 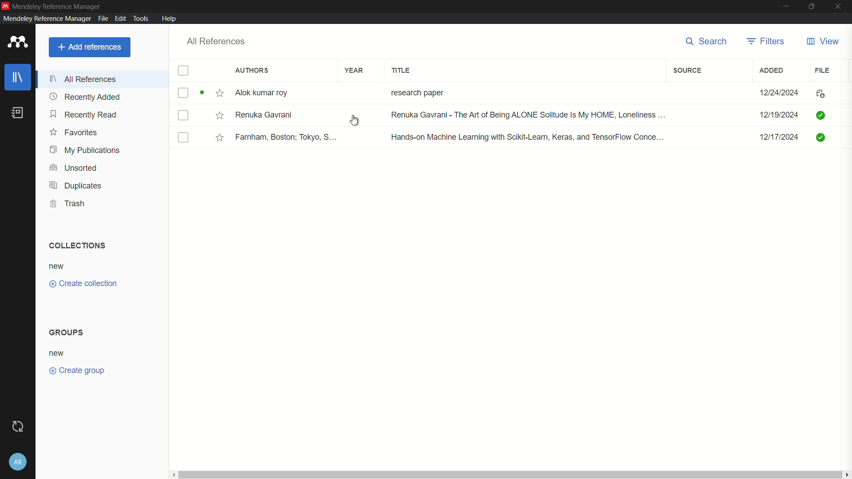 I want to click on help menu, so click(x=170, y=18).